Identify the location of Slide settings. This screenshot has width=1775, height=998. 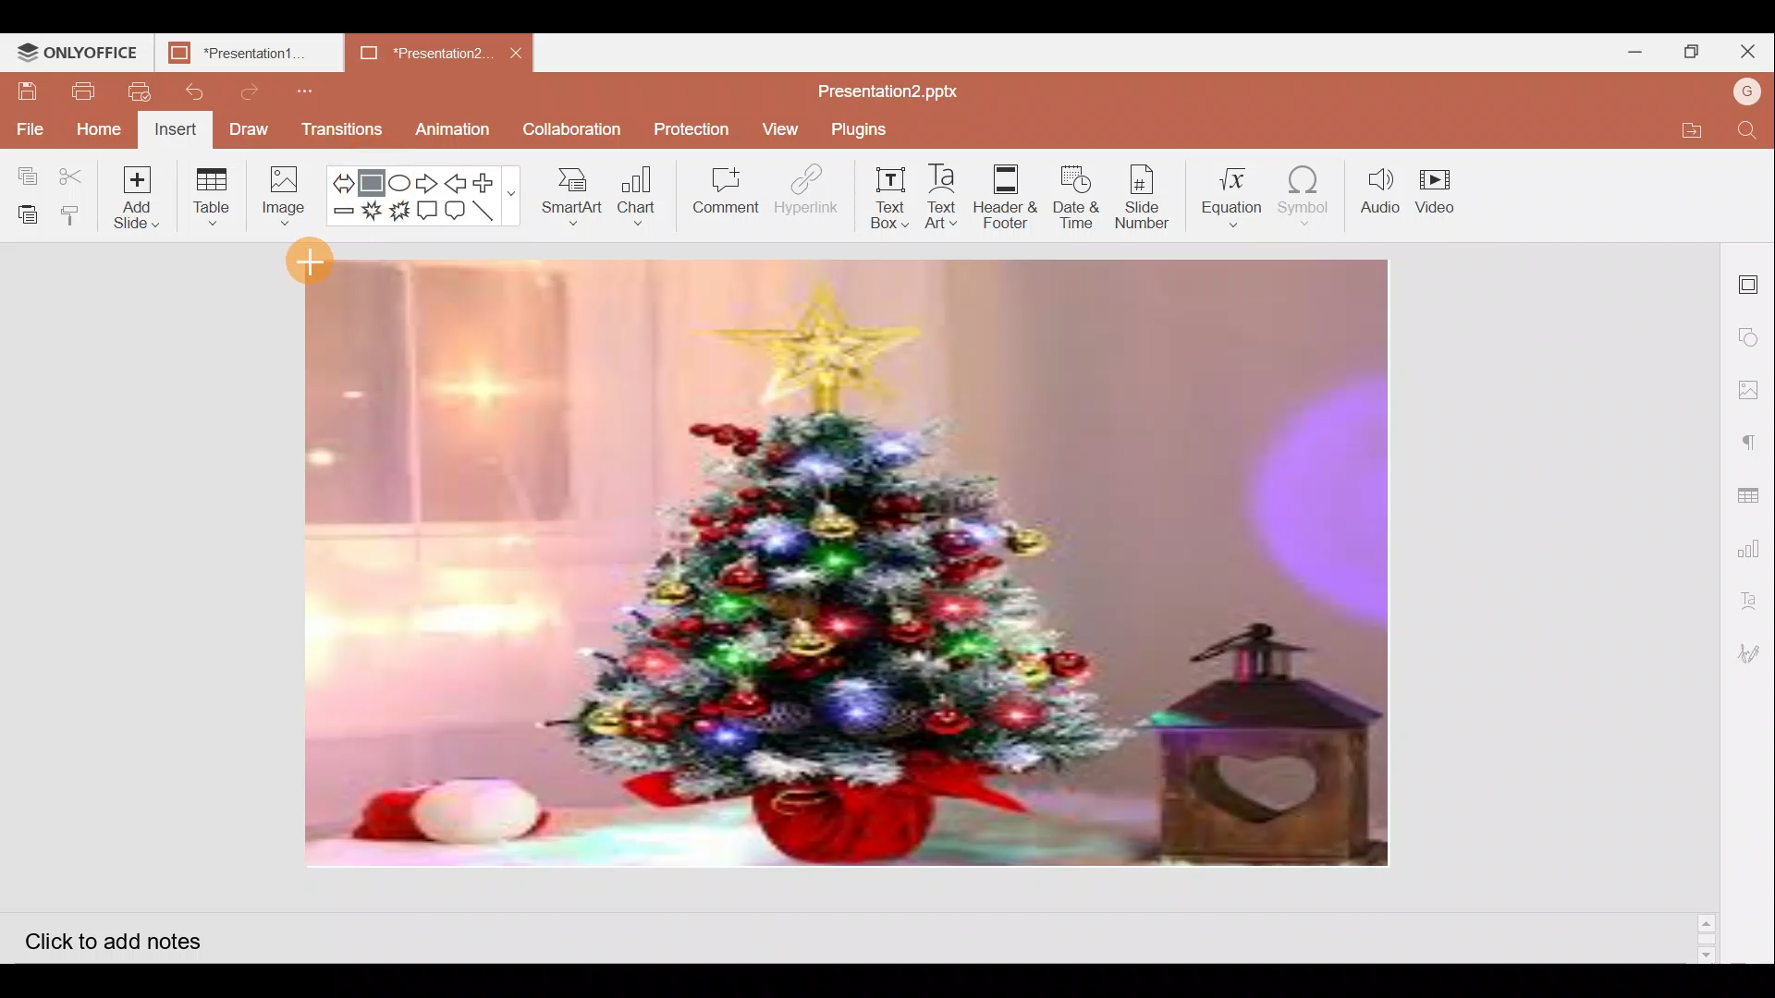
(1752, 279).